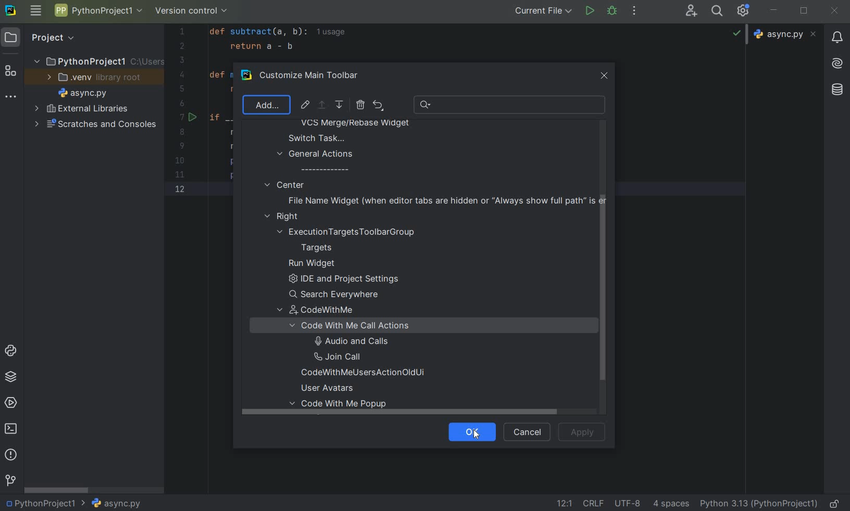 This screenshot has height=511, width=850. I want to click on RECENT SEARCH, so click(510, 105).